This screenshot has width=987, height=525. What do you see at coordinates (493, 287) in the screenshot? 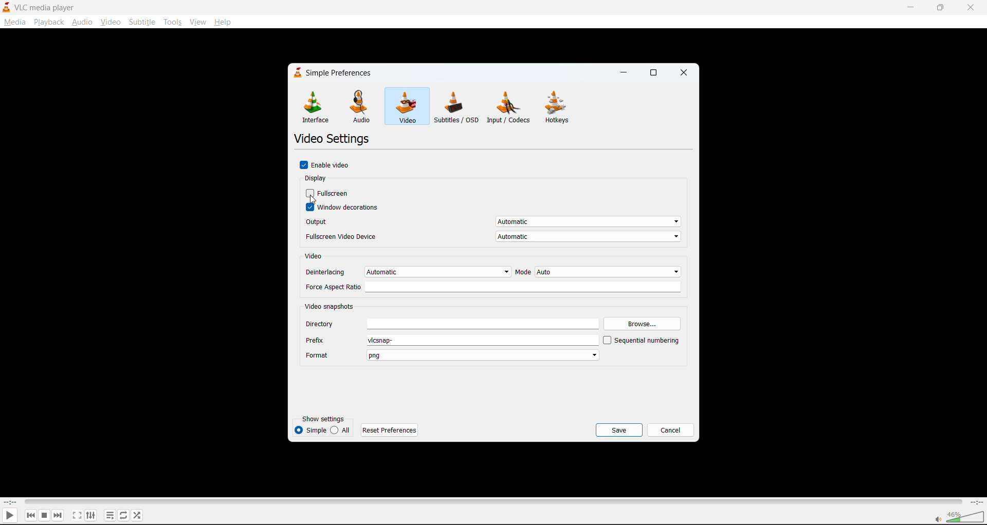
I see `force aspect ratio` at bounding box center [493, 287].